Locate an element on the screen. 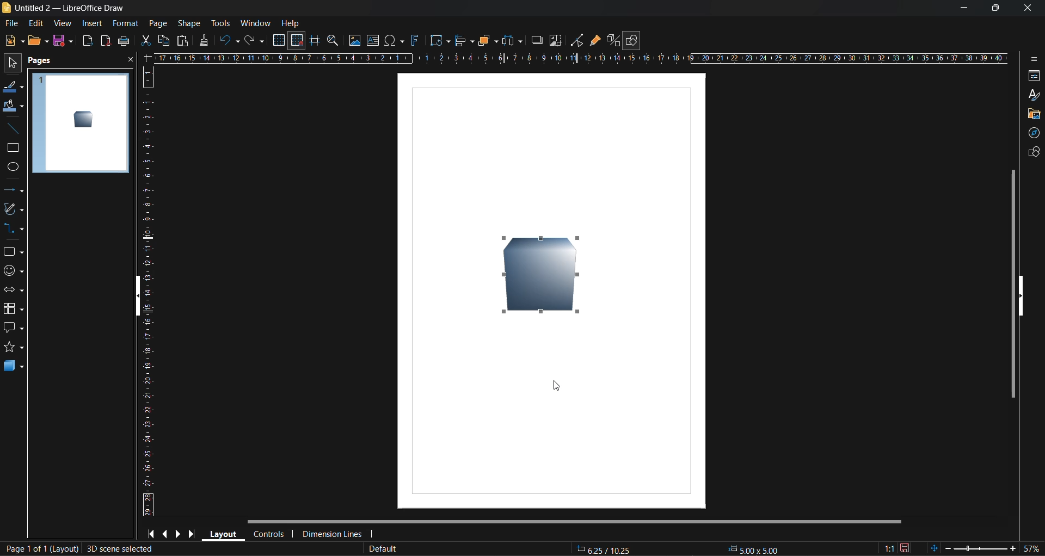  show gluepoint functions is located at coordinates (595, 41).